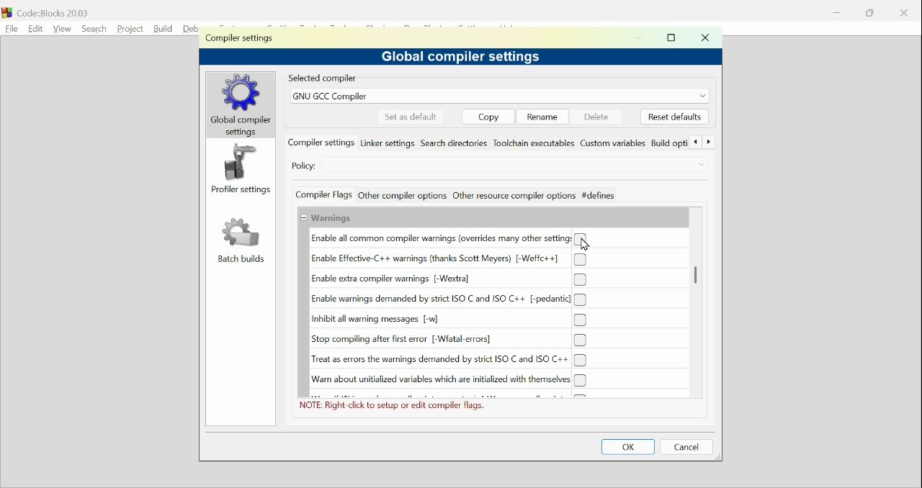  I want to click on copy, so click(488, 116).